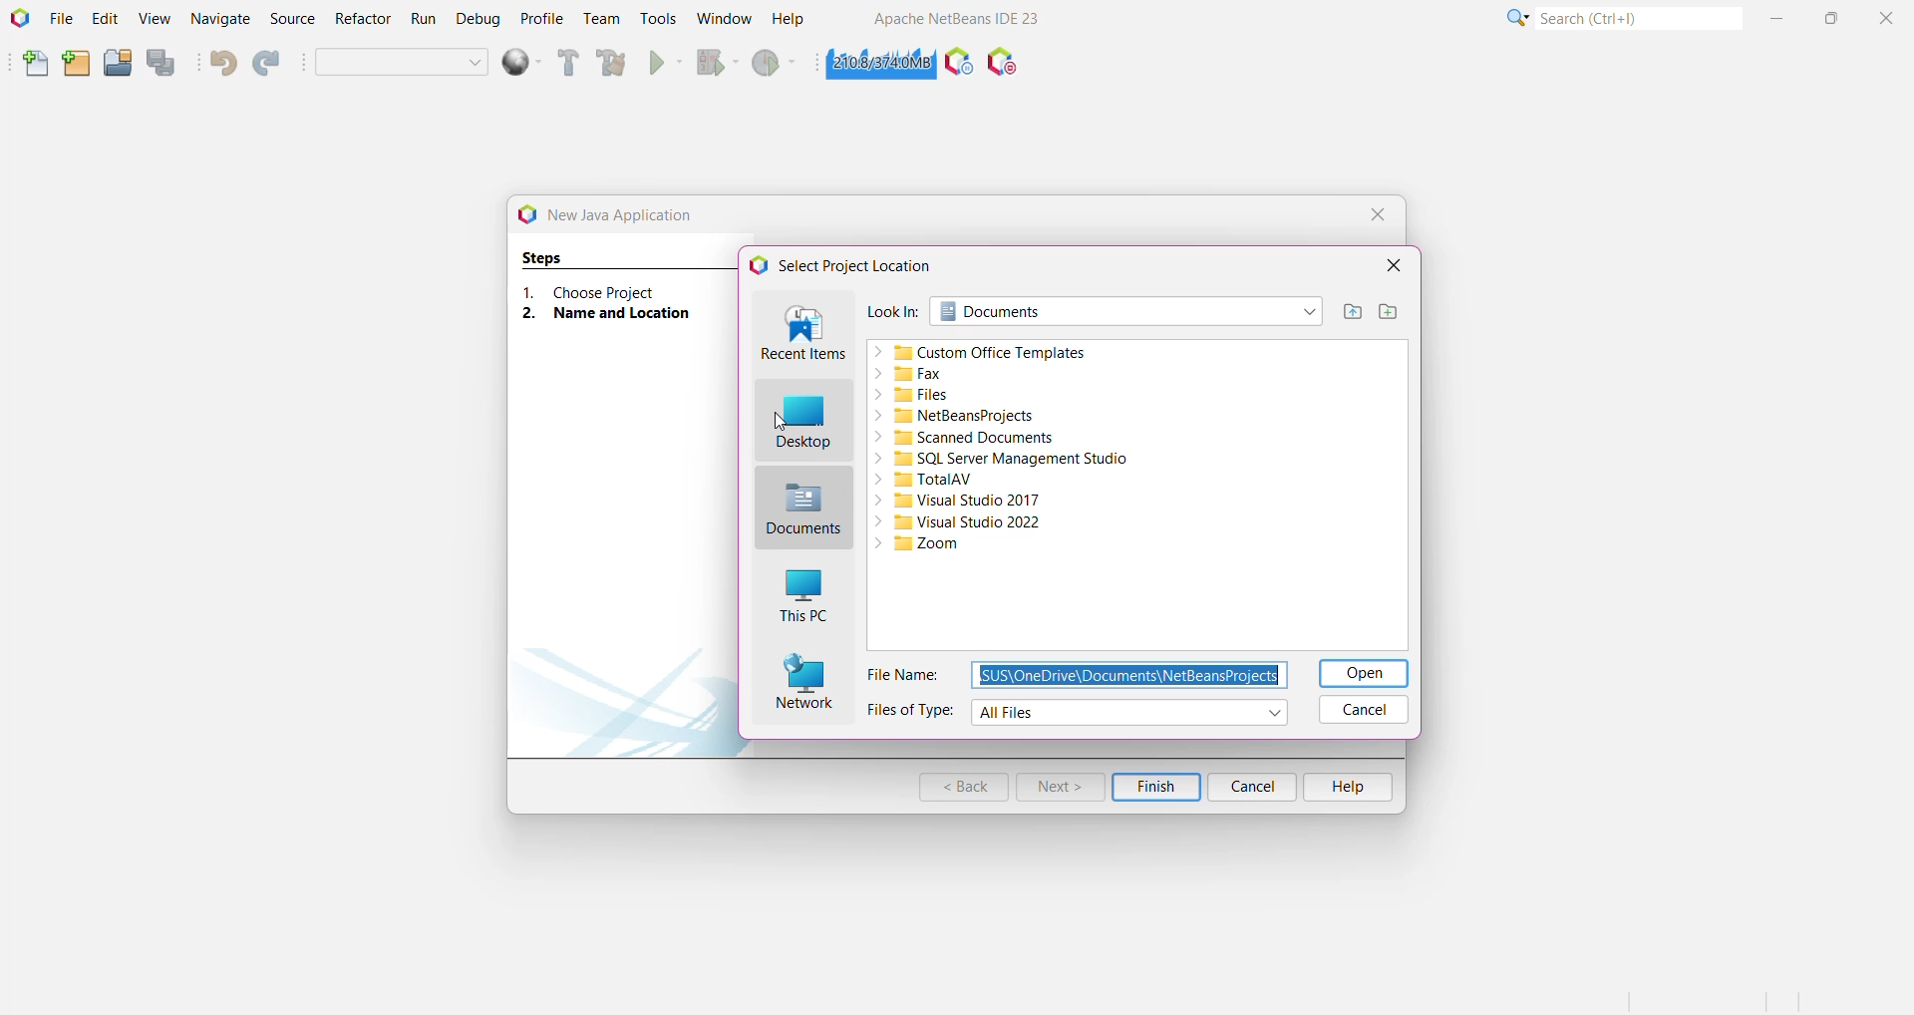 The height and width of the screenshot is (1015, 1914). I want to click on This PC, so click(802, 595).